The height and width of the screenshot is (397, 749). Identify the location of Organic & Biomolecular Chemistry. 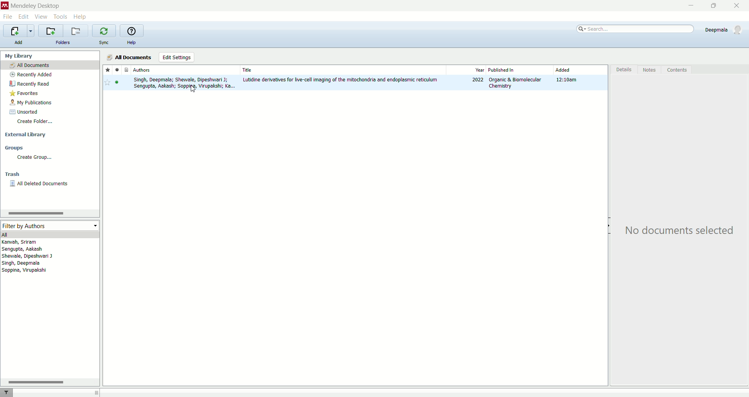
(515, 83).